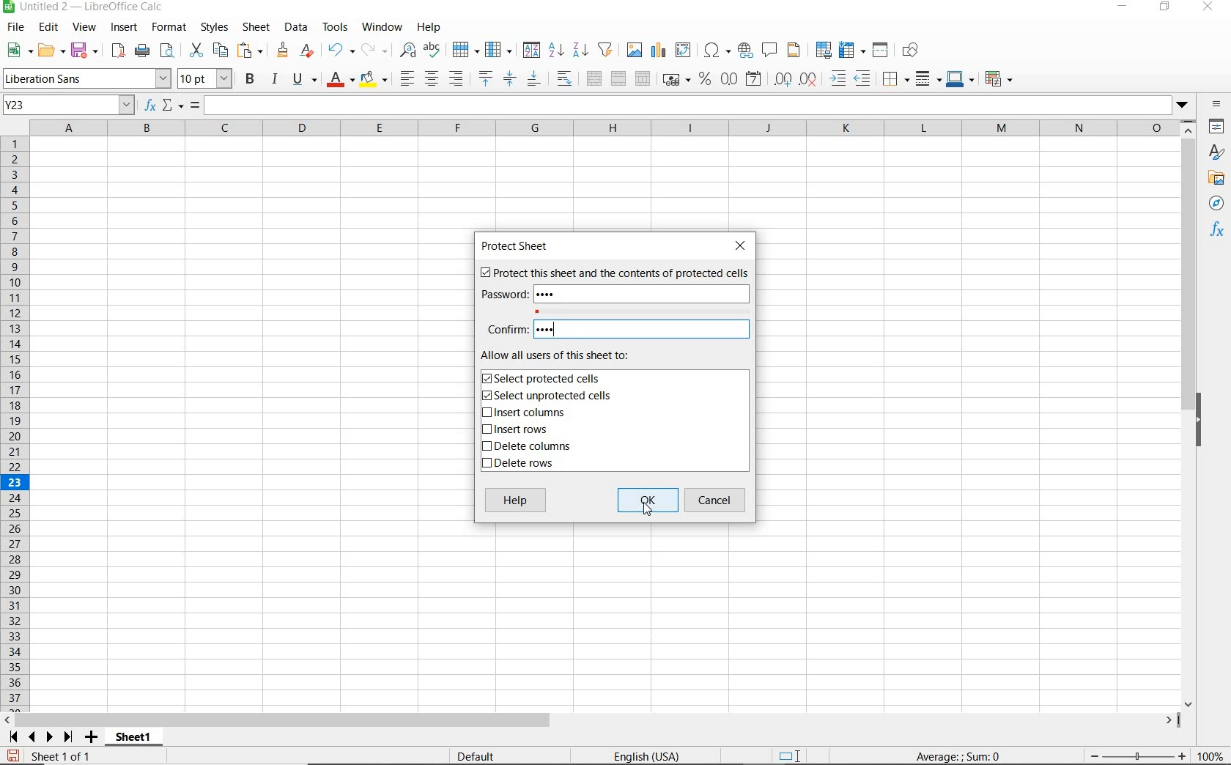 The height and width of the screenshot is (765, 1231). Describe the element at coordinates (607, 127) in the screenshot. I see `COLUMNS` at that location.